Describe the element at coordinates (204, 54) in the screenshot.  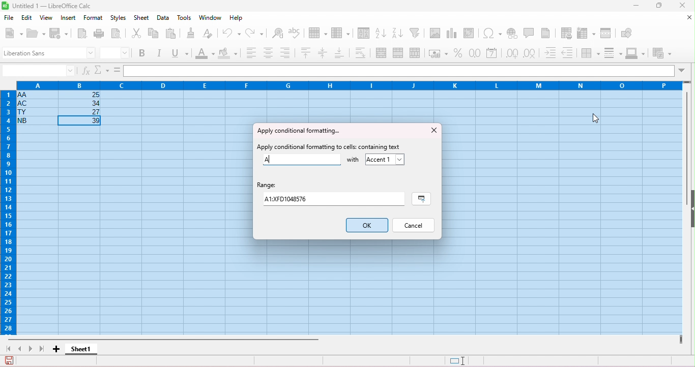
I see `font color` at that location.